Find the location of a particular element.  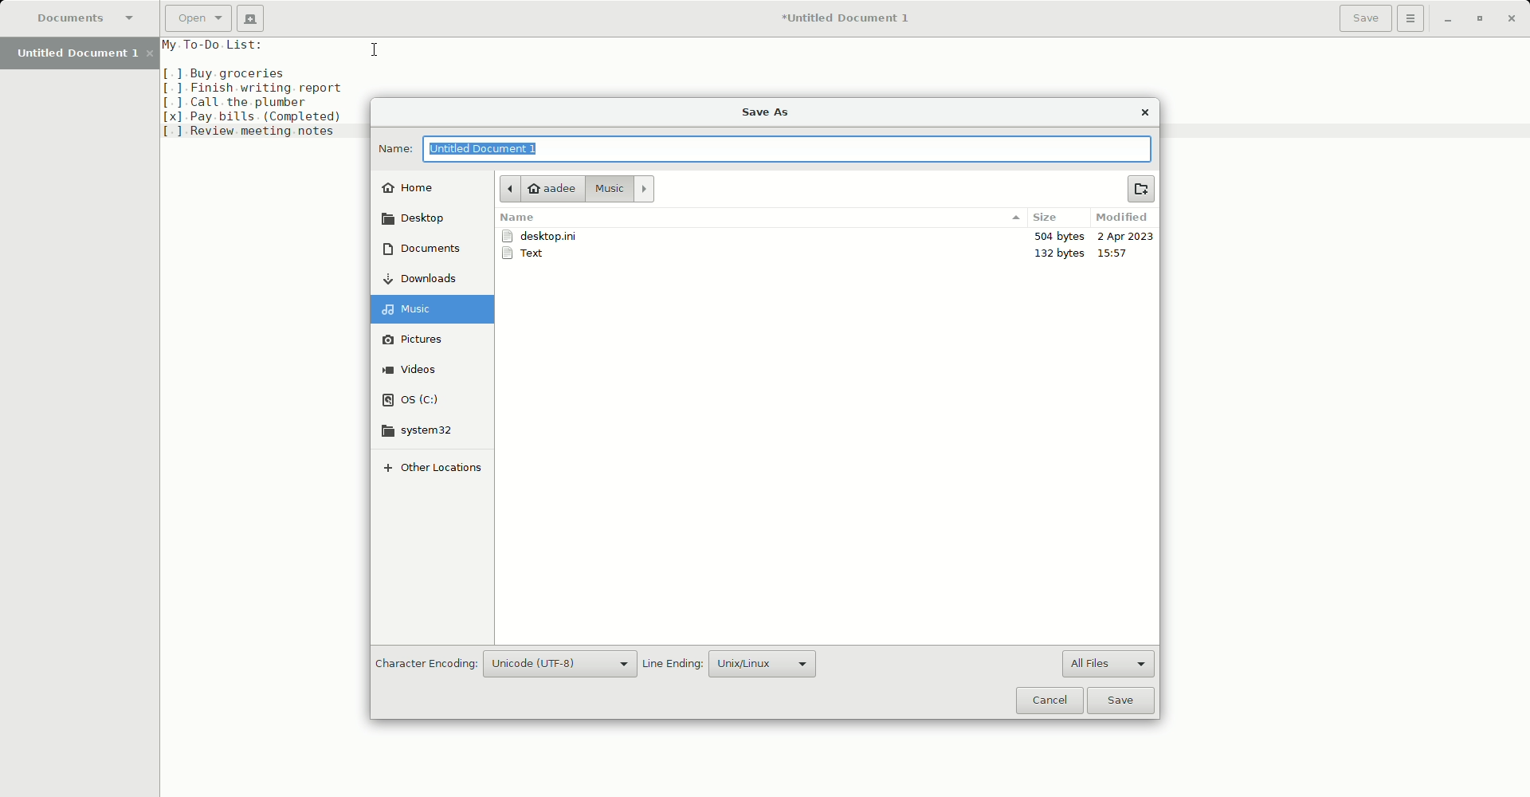

Save is located at coordinates (1124, 701).